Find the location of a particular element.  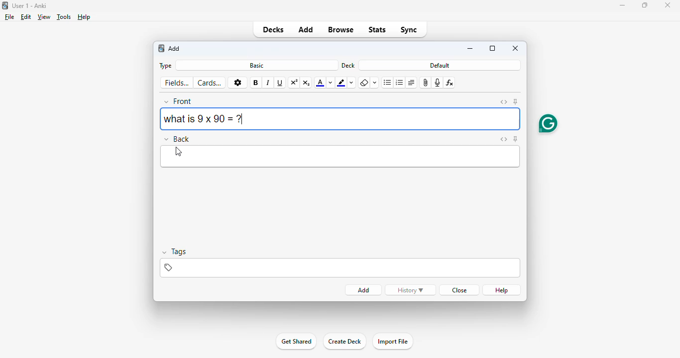

underline is located at coordinates (280, 83).